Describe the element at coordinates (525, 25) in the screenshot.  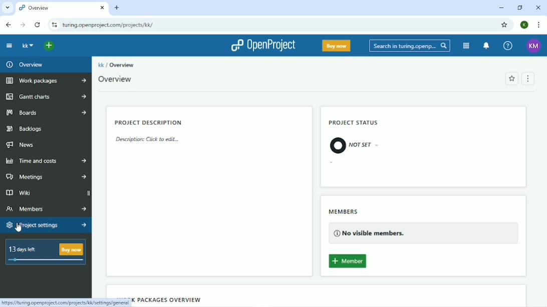
I see `K` at that location.